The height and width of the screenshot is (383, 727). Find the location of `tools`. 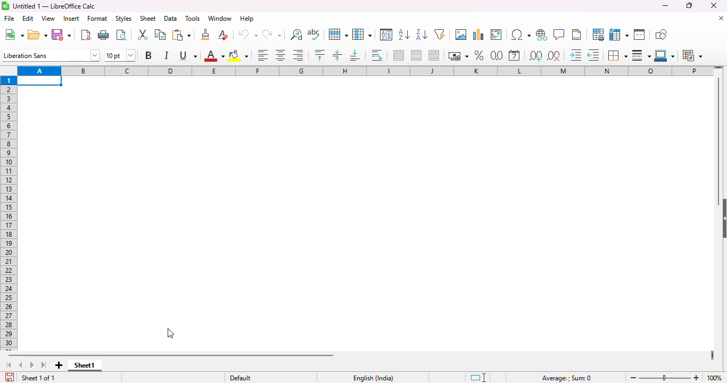

tools is located at coordinates (193, 18).